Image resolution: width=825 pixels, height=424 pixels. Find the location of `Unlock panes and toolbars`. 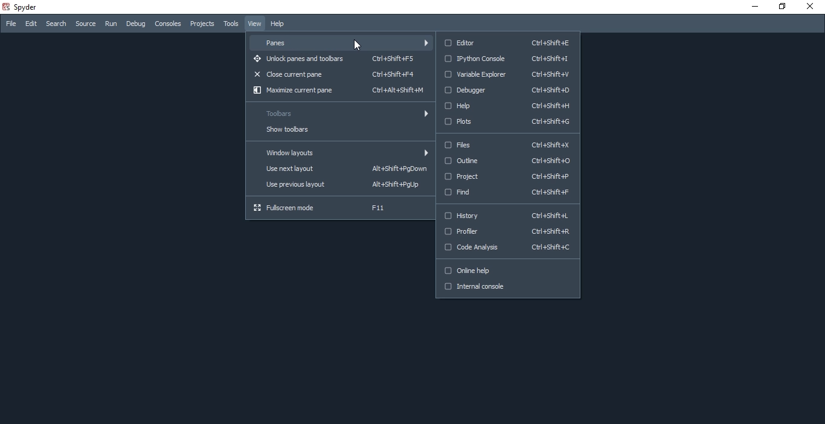

Unlock panes and toolbars is located at coordinates (339, 60).